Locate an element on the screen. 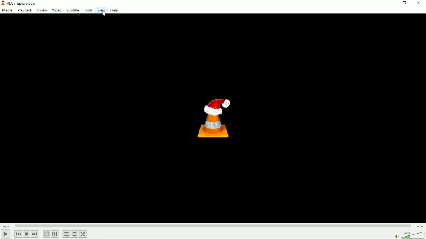  Elapsed time is located at coordinates (6, 226).